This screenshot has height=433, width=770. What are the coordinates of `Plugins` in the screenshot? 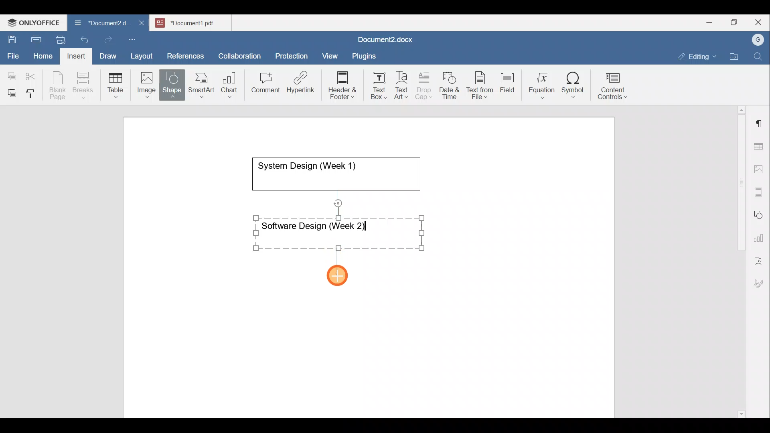 It's located at (367, 55).